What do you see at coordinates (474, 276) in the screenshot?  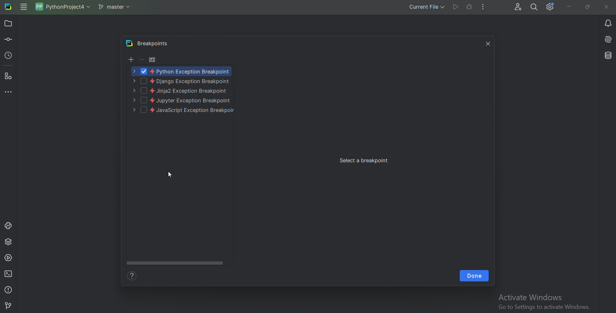 I see `Done` at bounding box center [474, 276].